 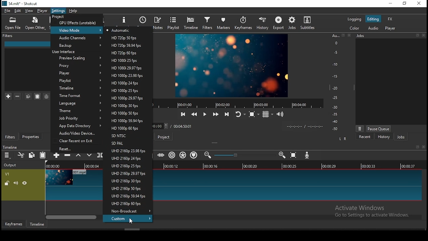 What do you see at coordinates (30, 11) in the screenshot?
I see `view` at bounding box center [30, 11].